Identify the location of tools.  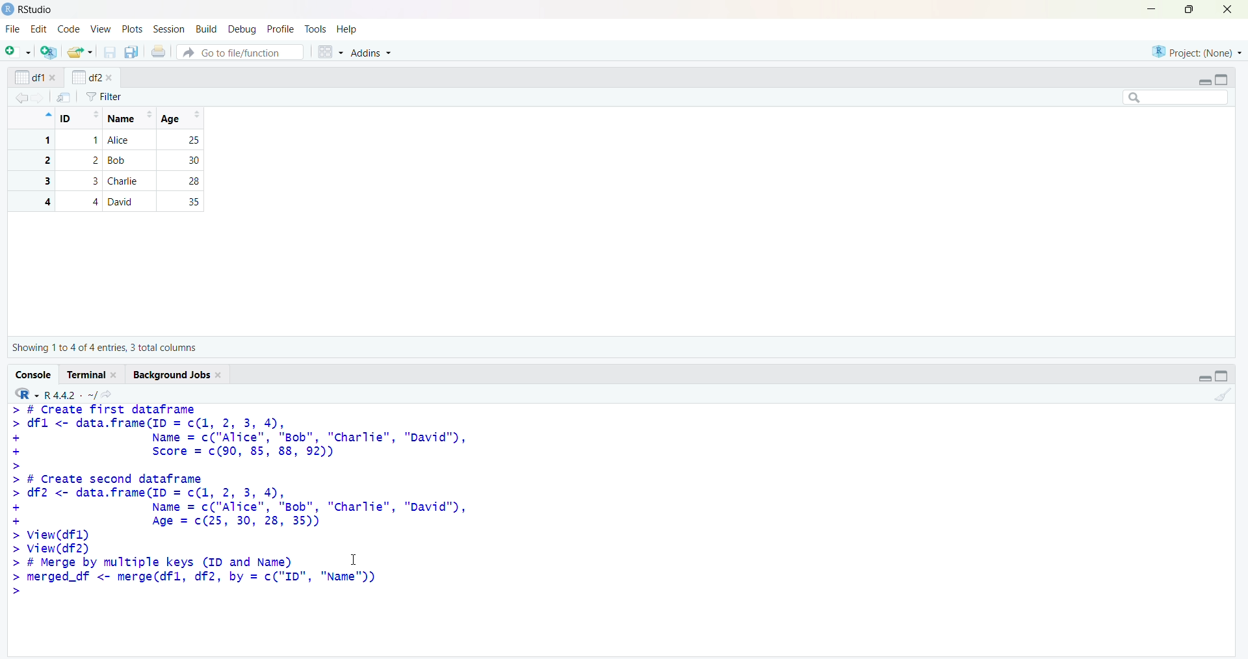
(316, 29).